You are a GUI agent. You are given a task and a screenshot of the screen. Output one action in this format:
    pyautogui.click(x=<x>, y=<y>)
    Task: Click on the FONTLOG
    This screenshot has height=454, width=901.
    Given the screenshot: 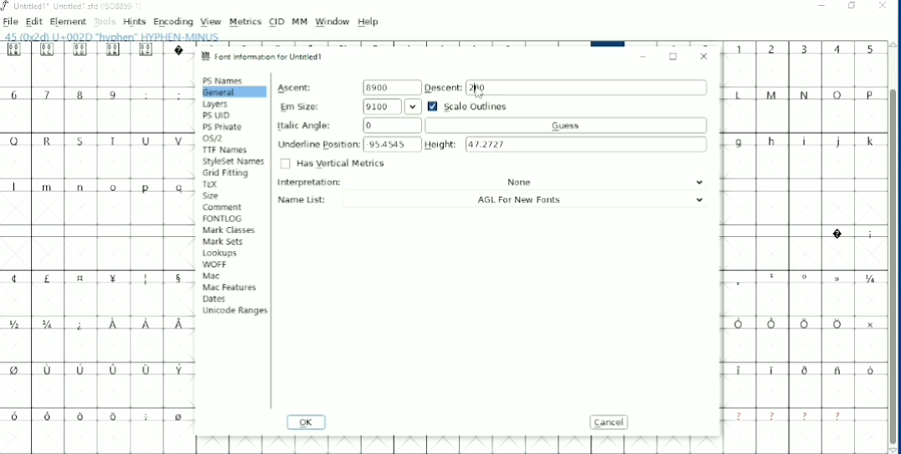 What is the action you would take?
    pyautogui.click(x=223, y=219)
    